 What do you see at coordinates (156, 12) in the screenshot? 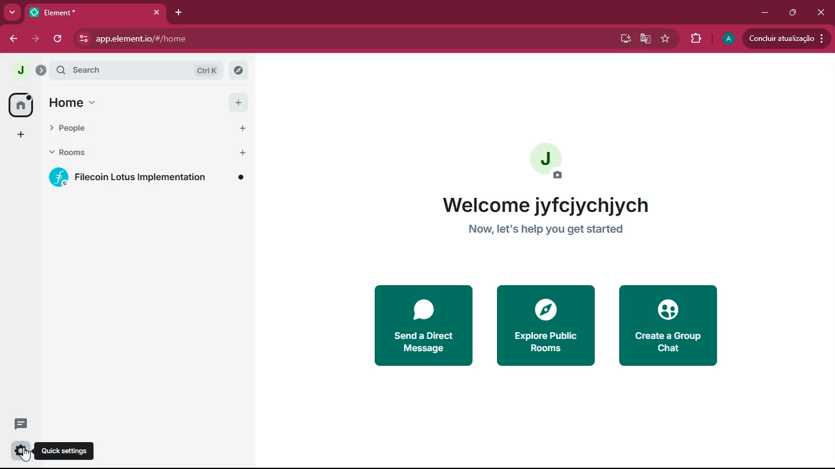
I see `close tab` at bounding box center [156, 12].